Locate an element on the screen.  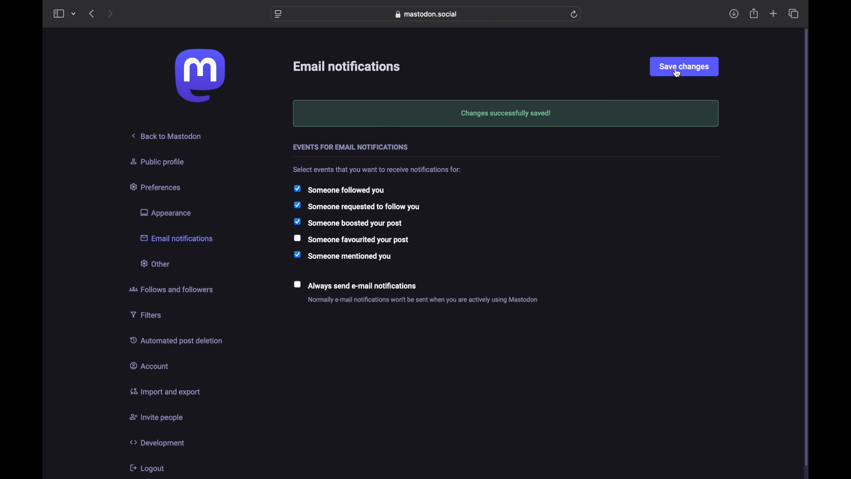
account is located at coordinates (149, 365).